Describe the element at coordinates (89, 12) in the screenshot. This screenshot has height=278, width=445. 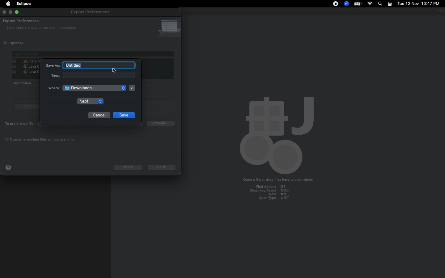
I see `Export preferences ` at that location.